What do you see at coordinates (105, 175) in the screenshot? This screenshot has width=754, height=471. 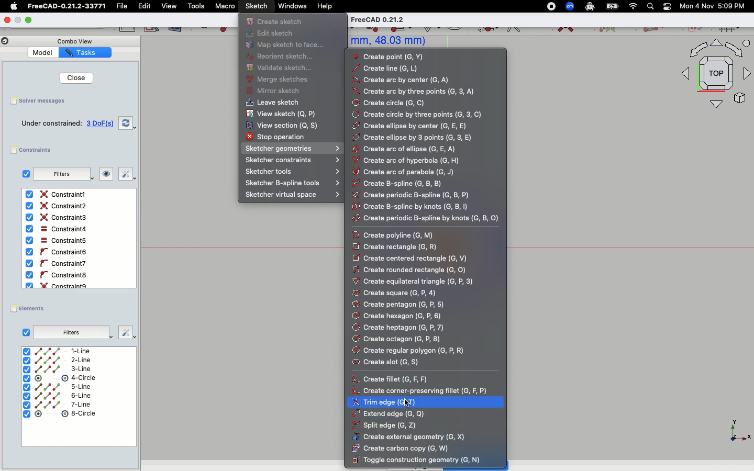 I see `Look` at bounding box center [105, 175].